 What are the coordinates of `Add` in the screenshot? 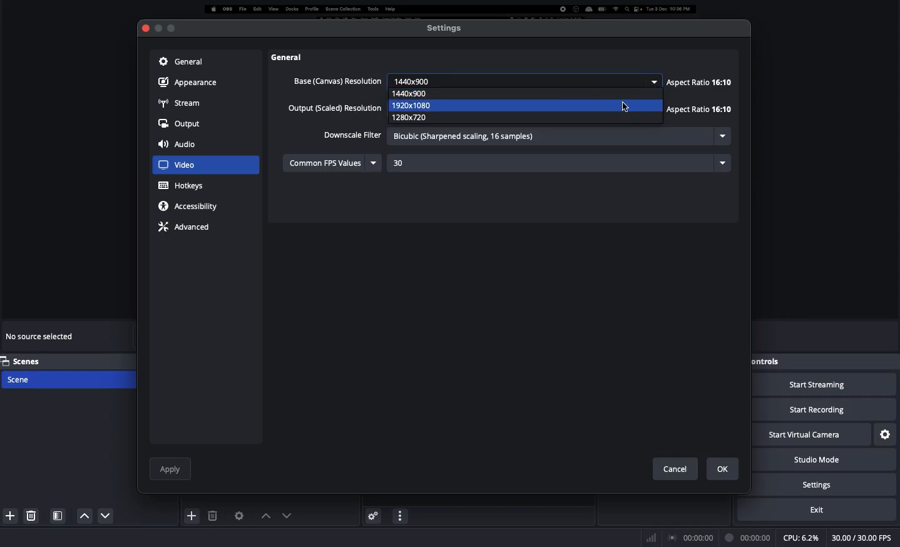 It's located at (192, 515).